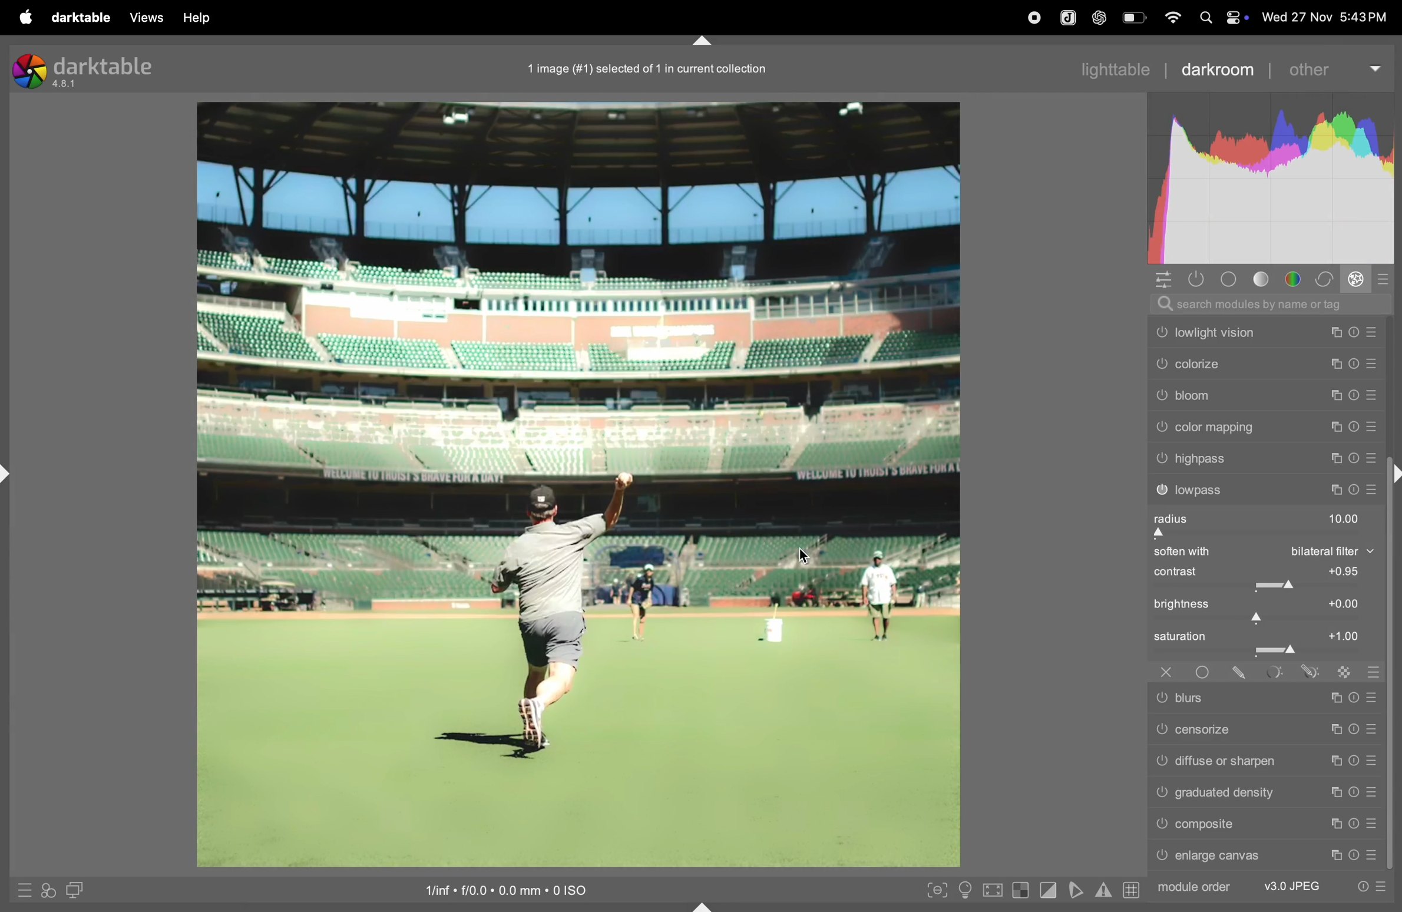 This screenshot has width=1402, height=912. Describe the element at coordinates (1264, 490) in the screenshot. I see `lowpass` at that location.